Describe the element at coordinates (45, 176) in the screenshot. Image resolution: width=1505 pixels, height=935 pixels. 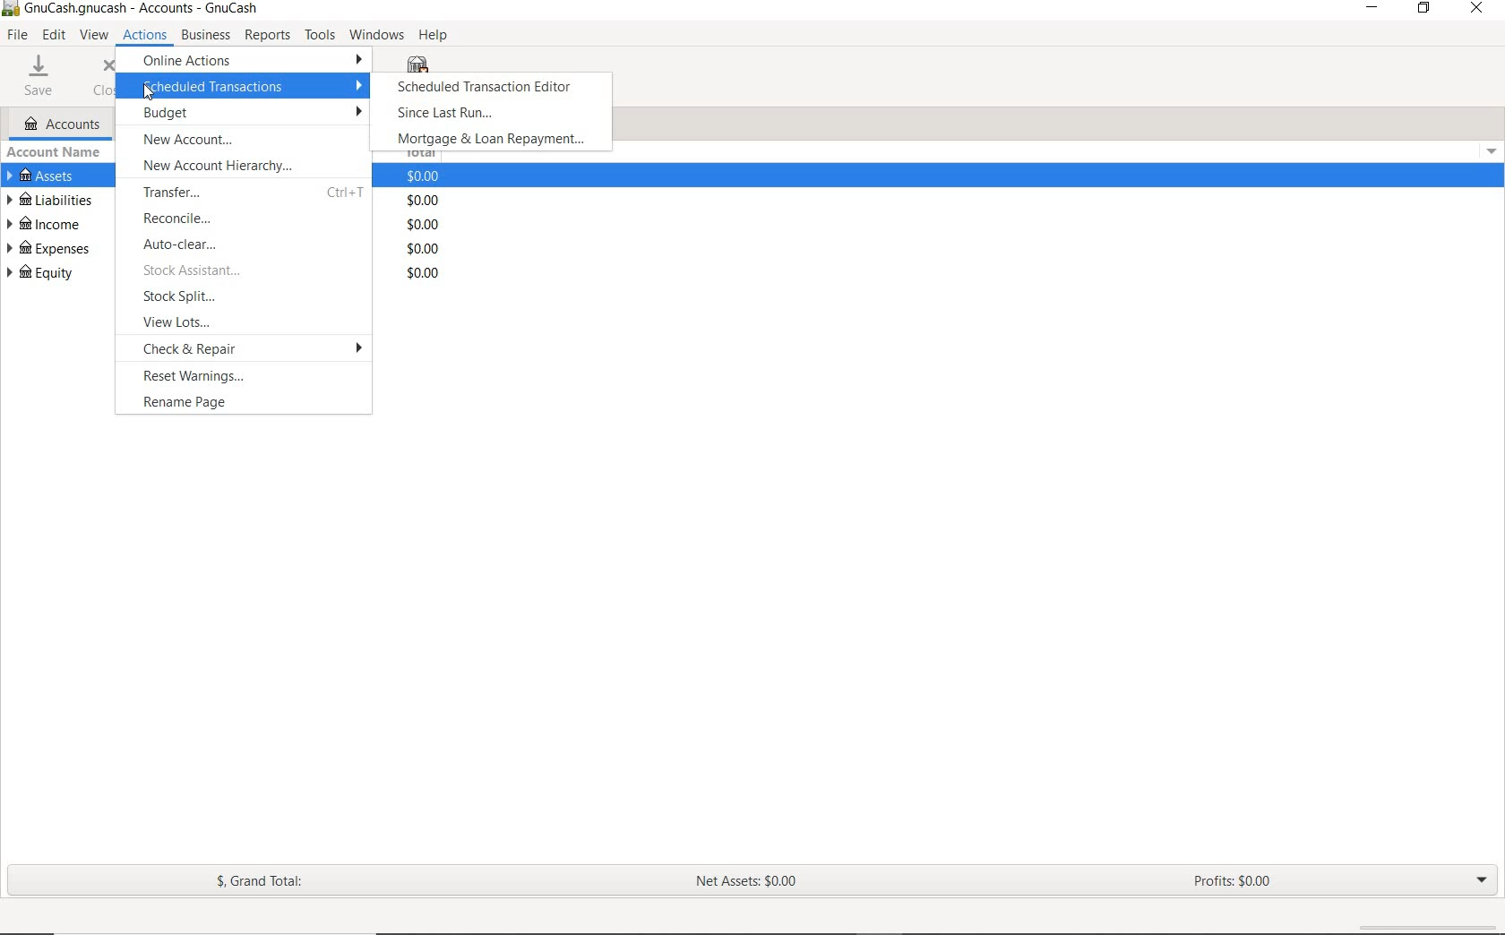
I see `ASSETS` at that location.